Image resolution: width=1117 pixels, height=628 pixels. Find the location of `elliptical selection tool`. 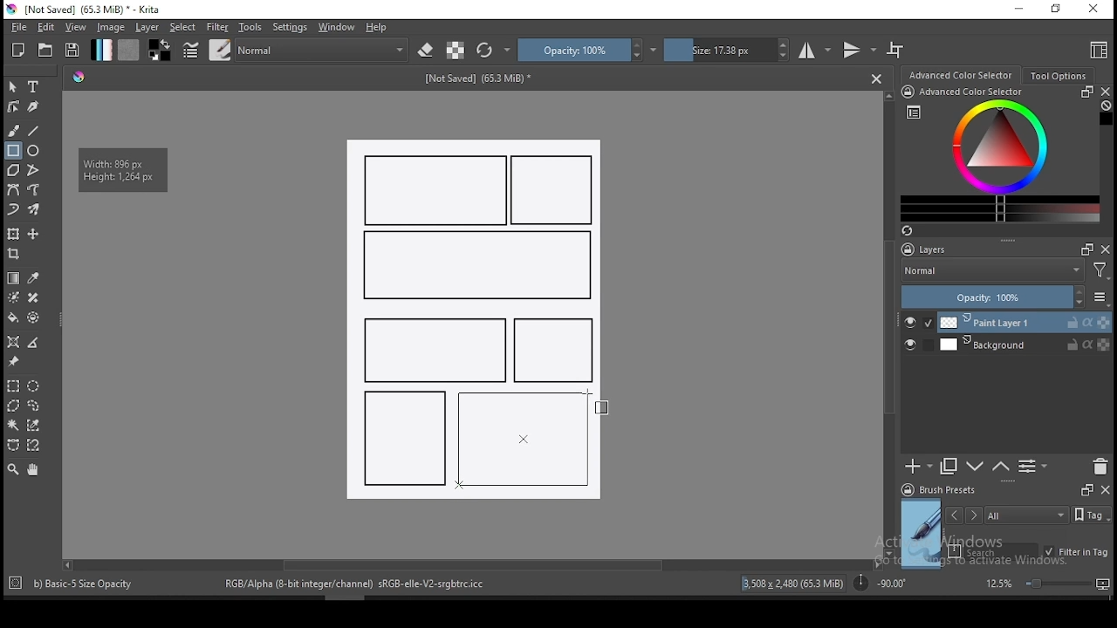

elliptical selection tool is located at coordinates (33, 386).